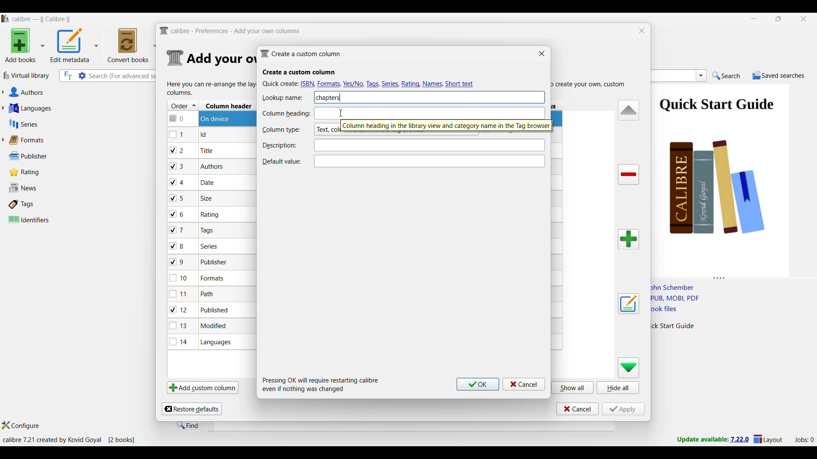 Image resolution: width=817 pixels, height=459 pixels. I want to click on Saved searches, so click(778, 75).